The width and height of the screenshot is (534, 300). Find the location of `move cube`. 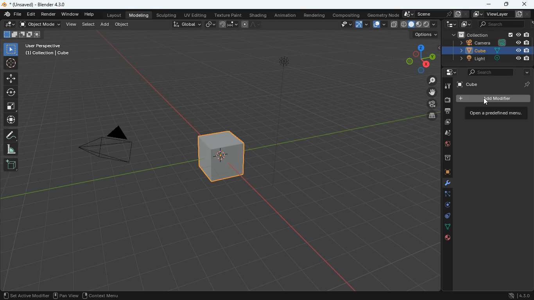

move cube is located at coordinates (11, 120).